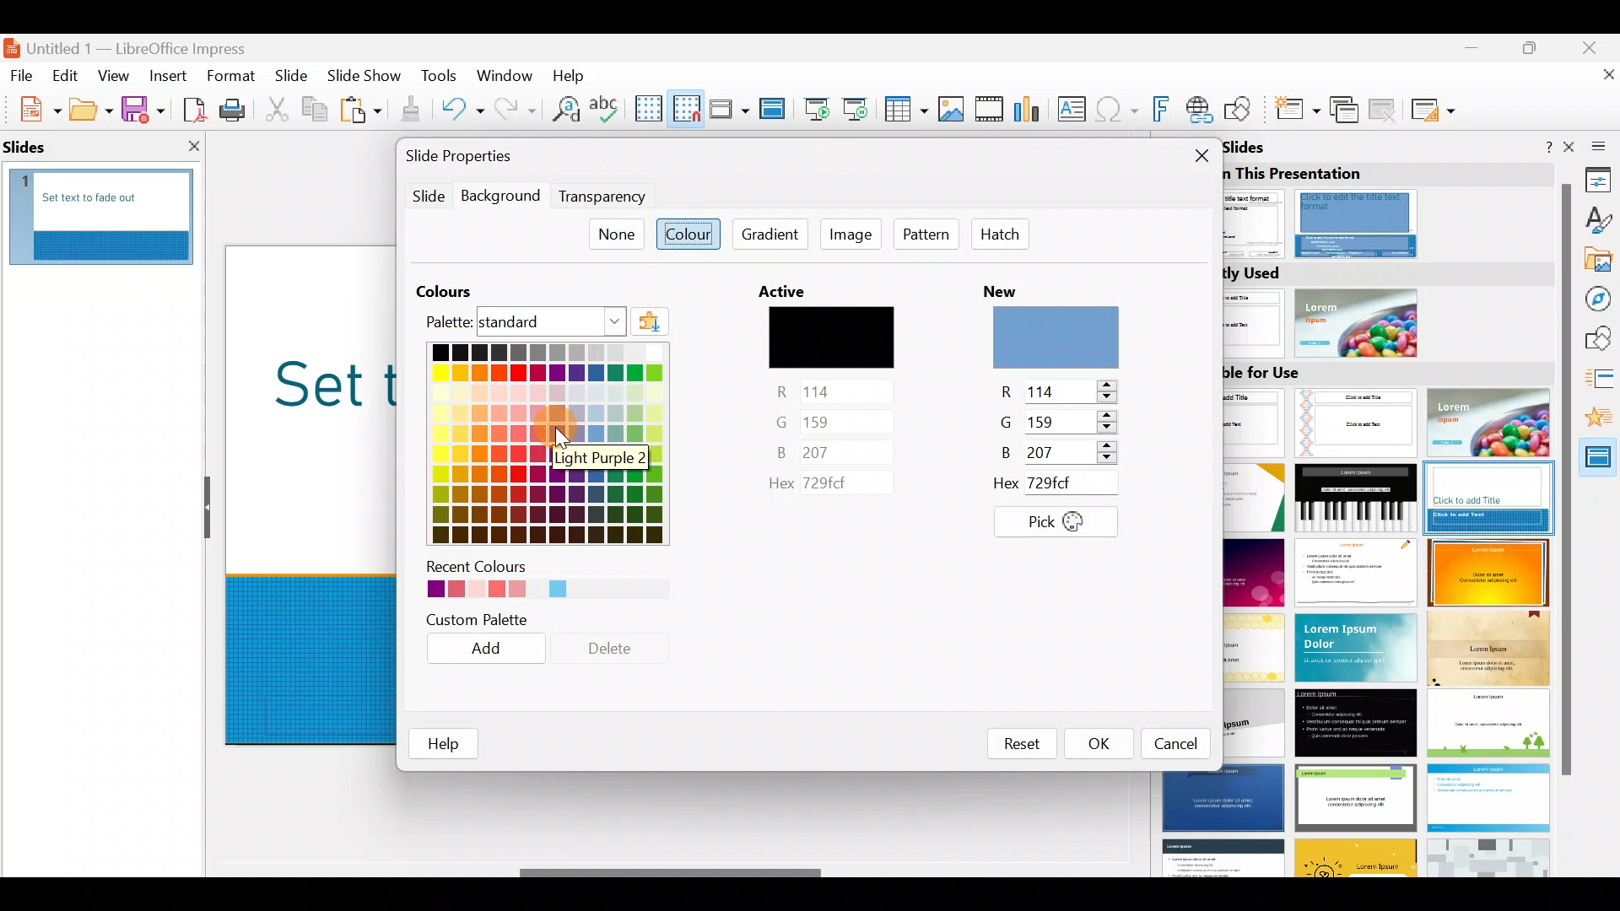 This screenshot has height=911, width=1620. Describe the element at coordinates (237, 111) in the screenshot. I see `Print` at that location.